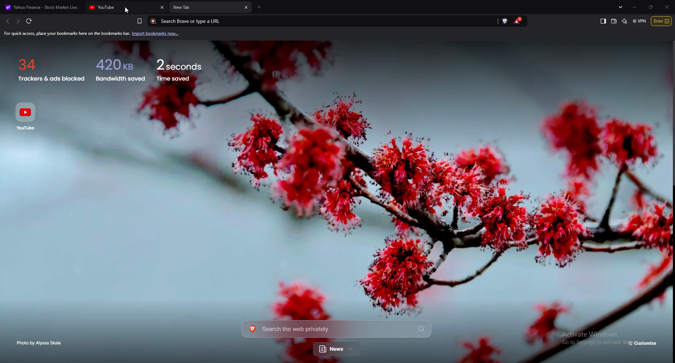 Image resolution: width=675 pixels, height=363 pixels. I want to click on Search Brave or type a URL, so click(314, 21).